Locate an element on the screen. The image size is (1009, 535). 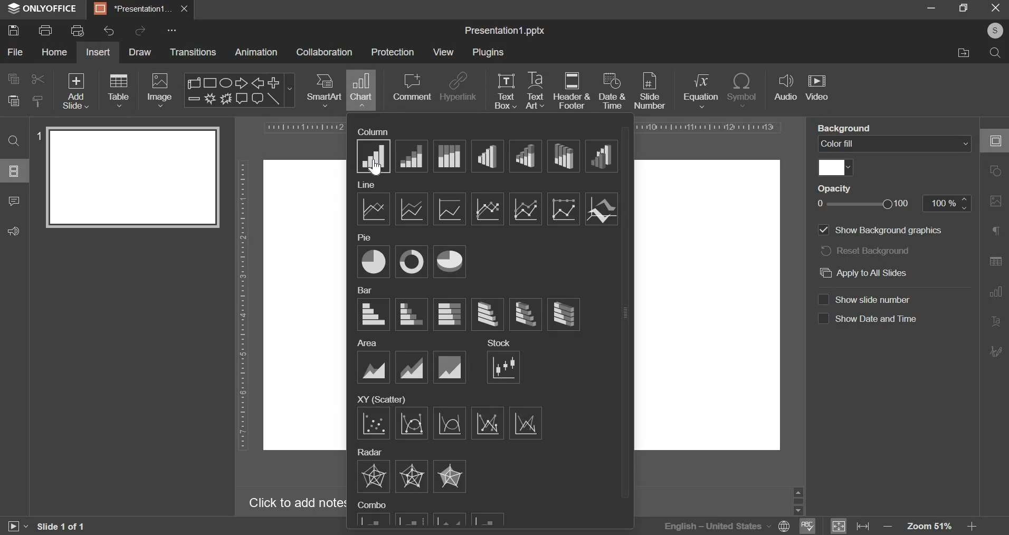
fit to window is located at coordinates (839, 524).